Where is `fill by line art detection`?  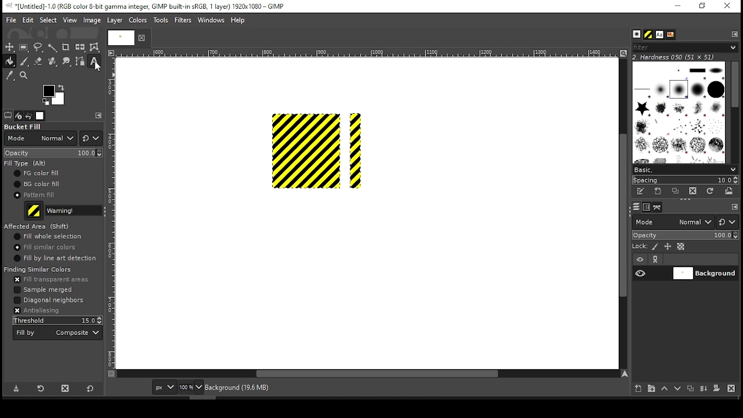
fill by line art detection is located at coordinates (57, 259).